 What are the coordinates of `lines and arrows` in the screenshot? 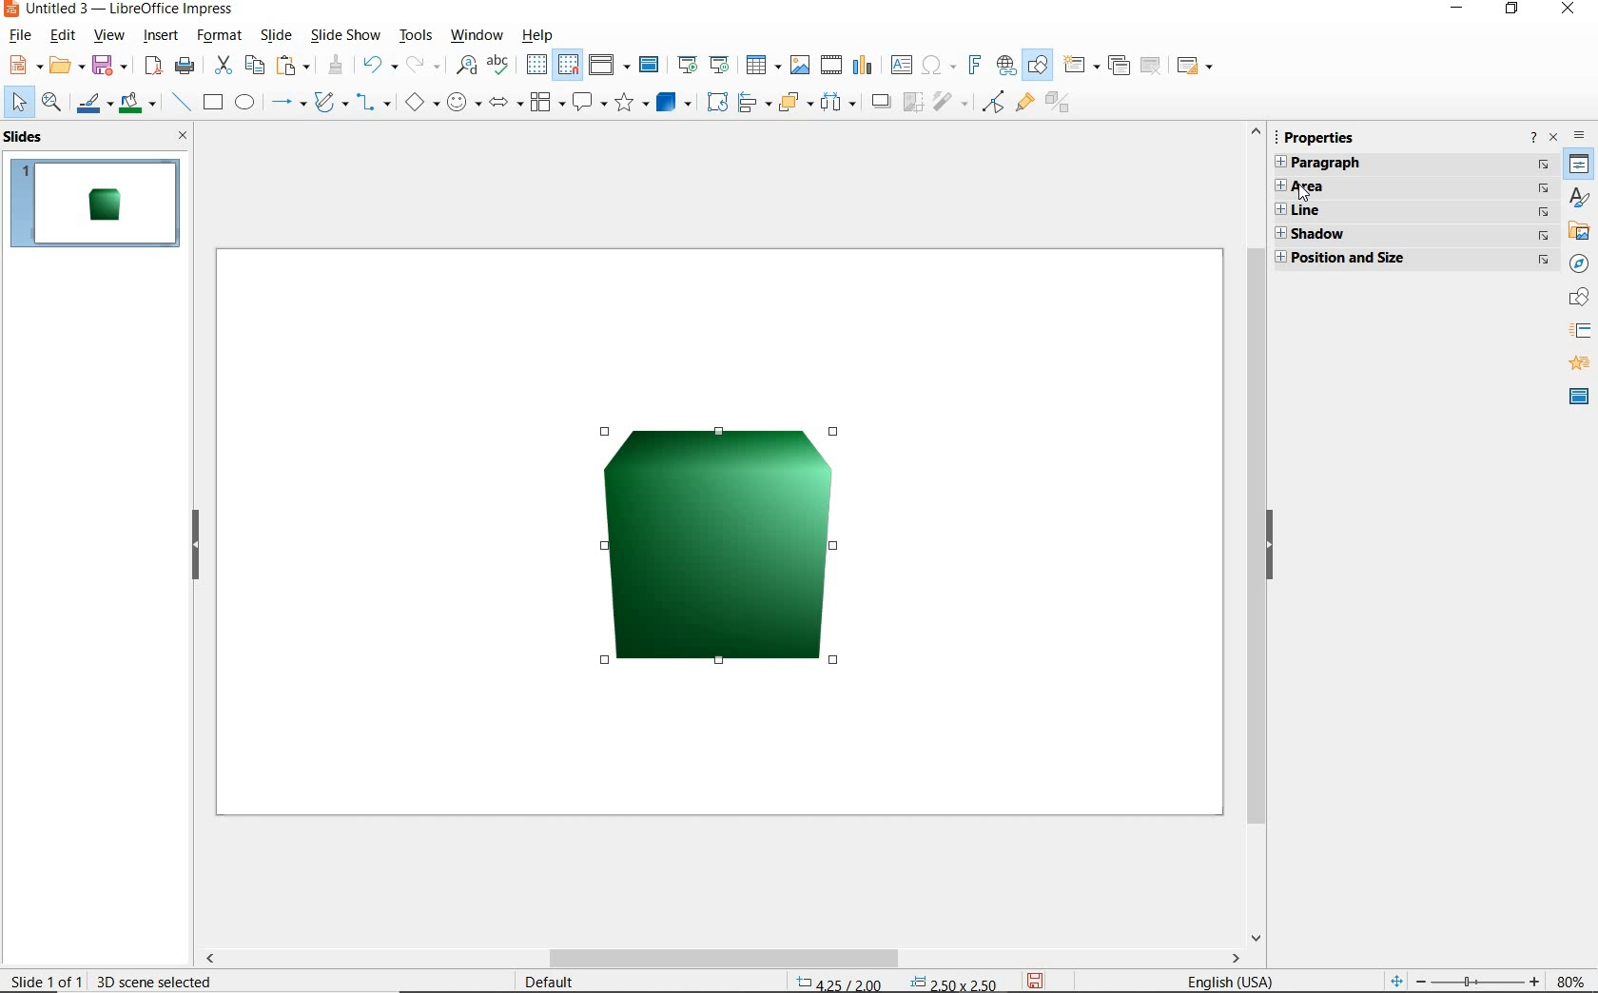 It's located at (288, 103).